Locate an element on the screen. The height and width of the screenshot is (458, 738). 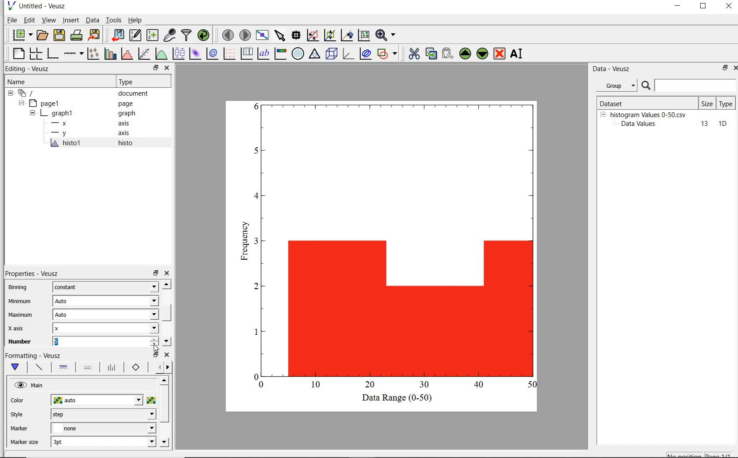
Minimum is located at coordinates (21, 302).